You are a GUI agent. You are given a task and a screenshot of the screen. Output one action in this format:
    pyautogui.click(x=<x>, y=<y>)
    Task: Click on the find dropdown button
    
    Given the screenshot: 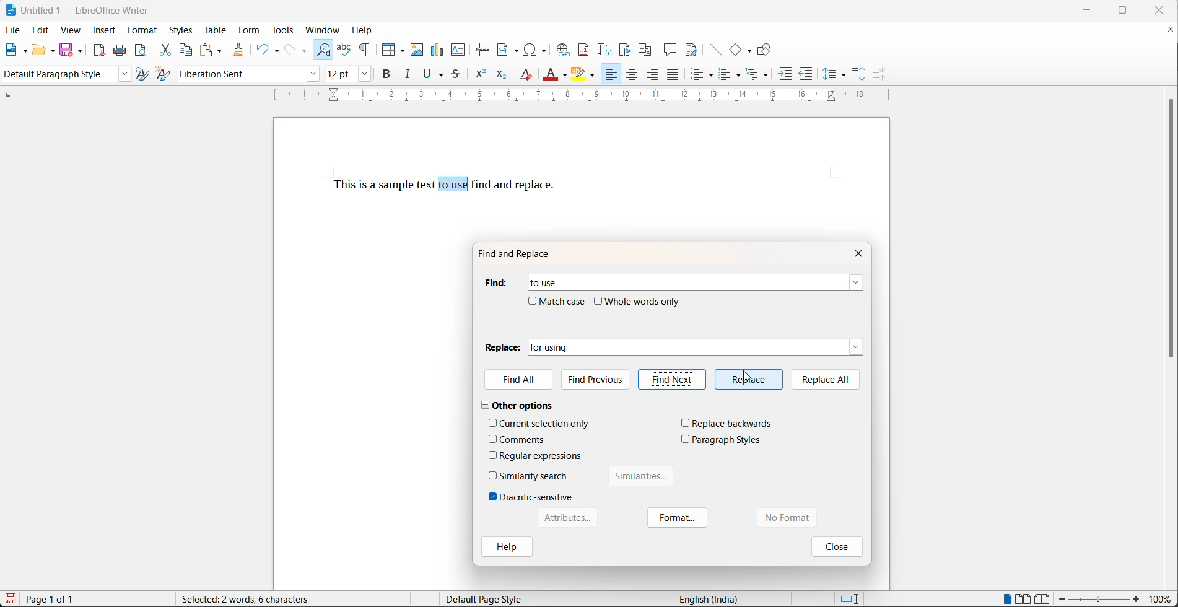 What is the action you would take?
    pyautogui.click(x=856, y=282)
    